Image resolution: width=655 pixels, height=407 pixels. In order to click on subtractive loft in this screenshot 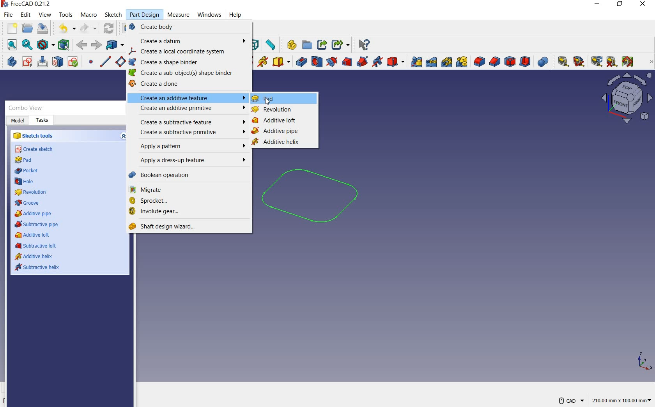, I will do `click(347, 61)`.